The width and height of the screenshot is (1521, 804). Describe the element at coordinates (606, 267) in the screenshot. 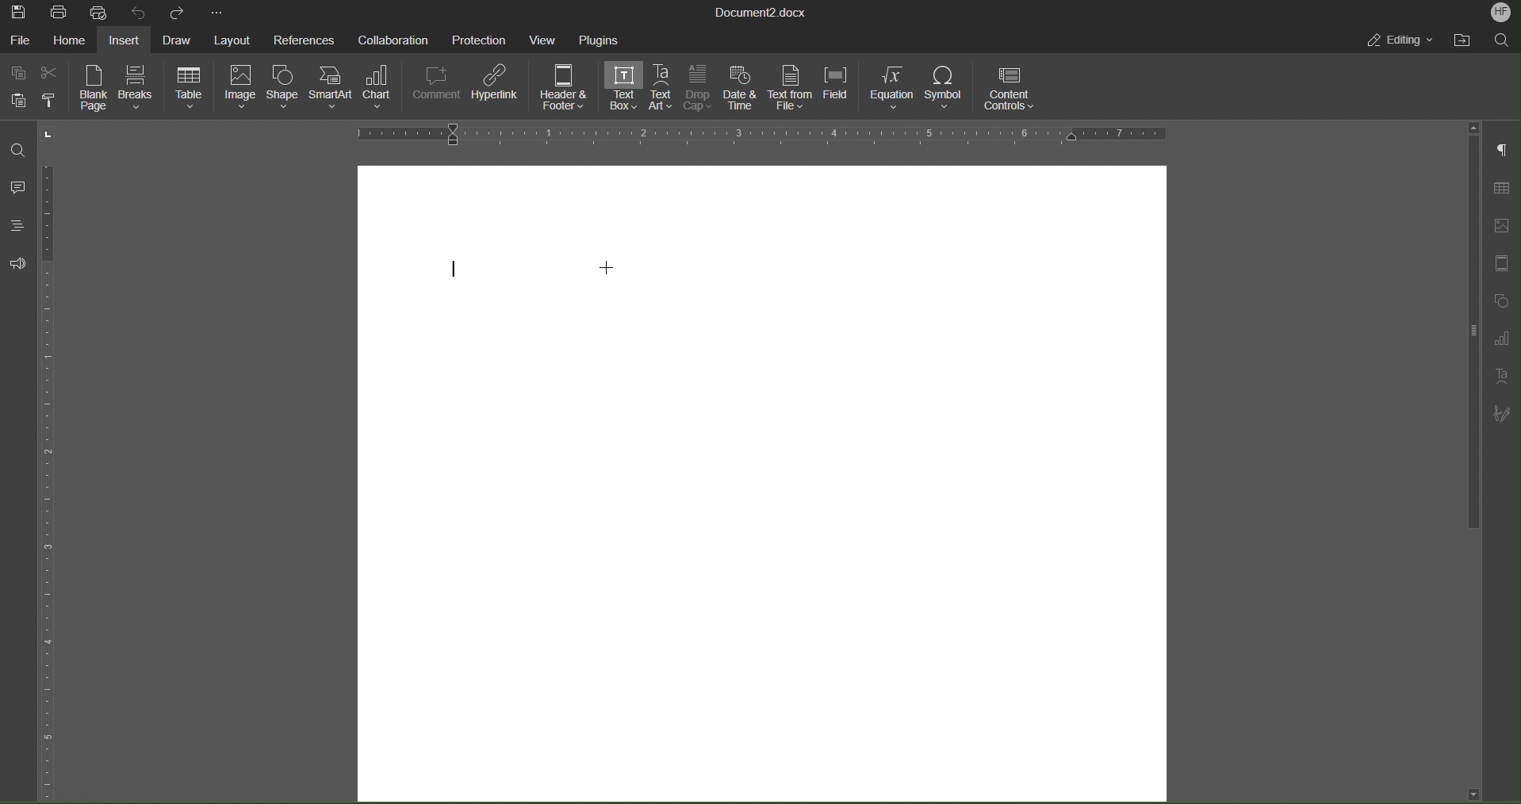

I see `Cursor` at that location.